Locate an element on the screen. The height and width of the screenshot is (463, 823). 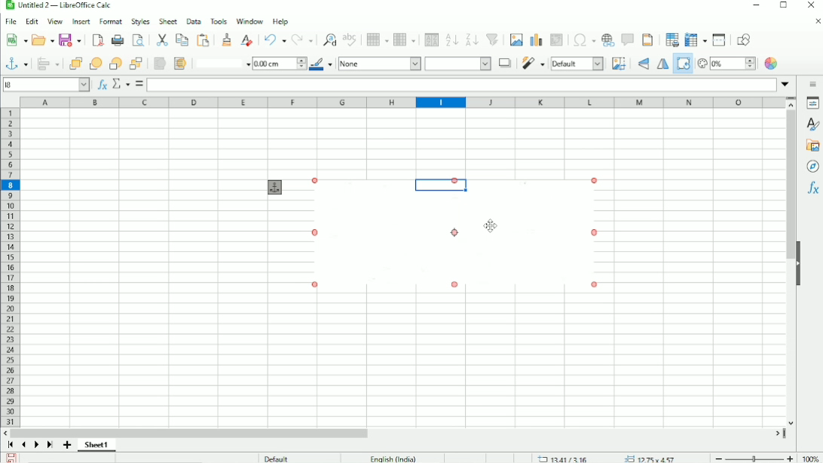
Functions is located at coordinates (812, 189).